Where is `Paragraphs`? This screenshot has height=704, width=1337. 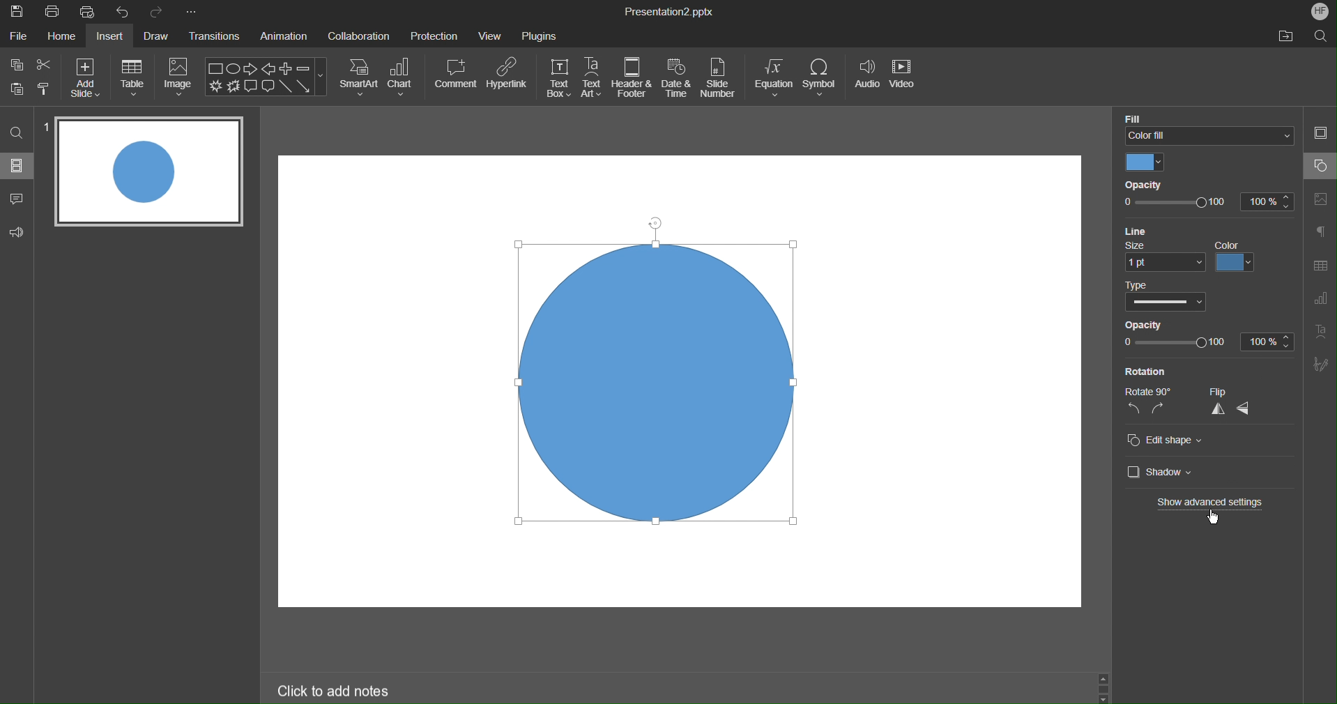
Paragraphs is located at coordinates (1321, 231).